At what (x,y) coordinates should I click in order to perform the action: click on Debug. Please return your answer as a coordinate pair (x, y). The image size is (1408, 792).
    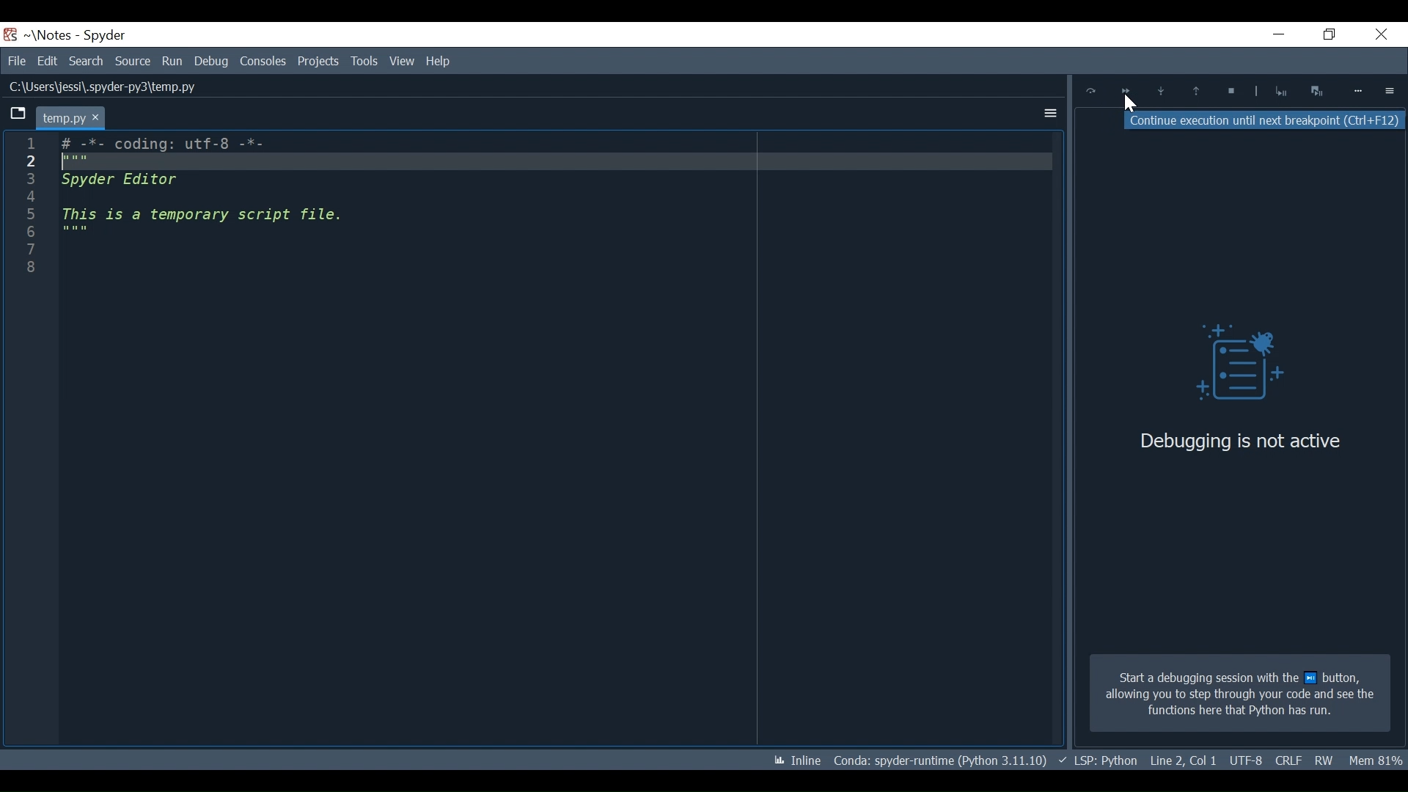
    Looking at the image, I should click on (211, 61).